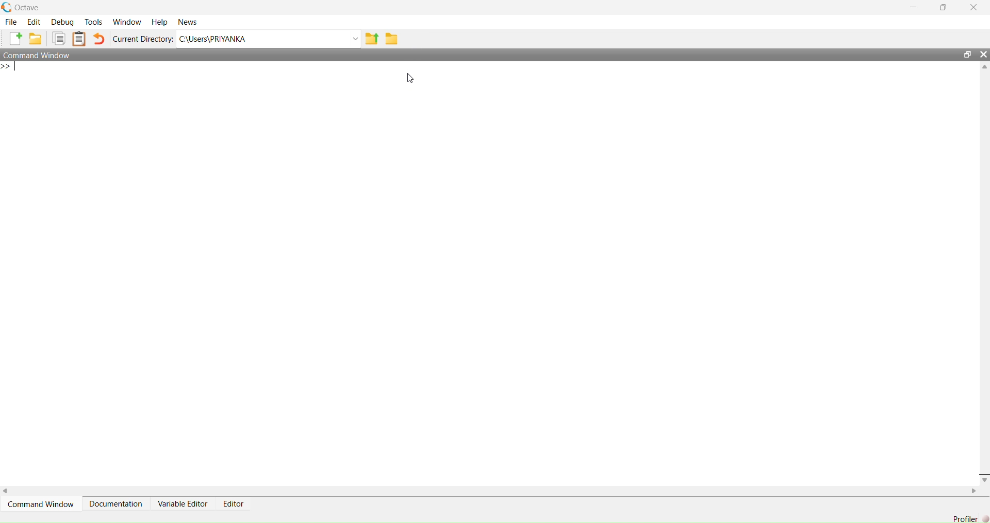  What do you see at coordinates (142, 39) in the screenshot?
I see `Current Directory:` at bounding box center [142, 39].